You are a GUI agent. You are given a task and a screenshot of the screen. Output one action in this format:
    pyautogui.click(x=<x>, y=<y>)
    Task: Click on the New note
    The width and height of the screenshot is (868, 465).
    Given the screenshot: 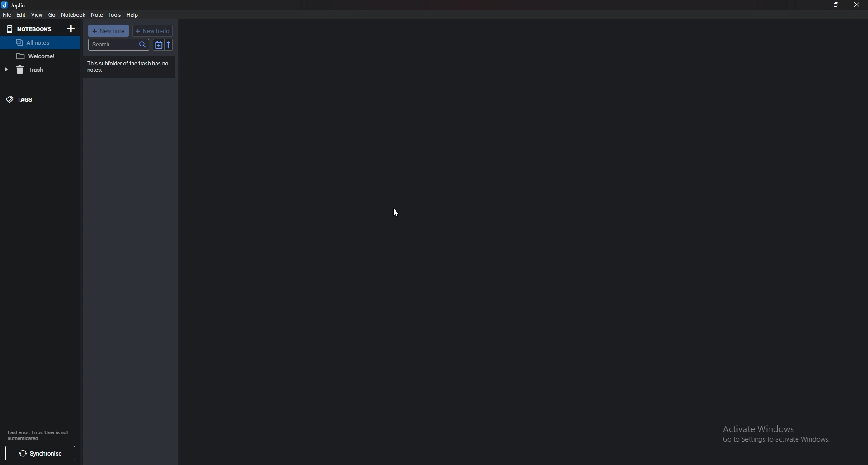 What is the action you would take?
    pyautogui.click(x=108, y=30)
    